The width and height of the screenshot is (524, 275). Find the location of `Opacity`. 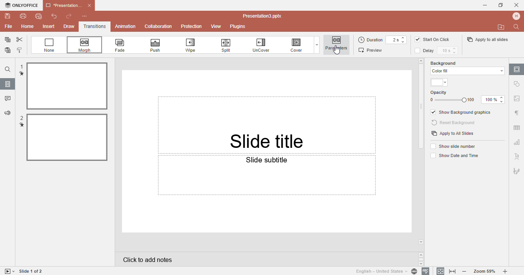

Opacity is located at coordinates (468, 97).